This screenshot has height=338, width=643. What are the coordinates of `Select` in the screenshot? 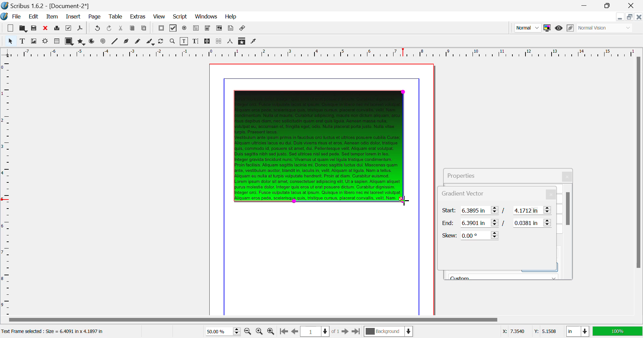 It's located at (10, 41).